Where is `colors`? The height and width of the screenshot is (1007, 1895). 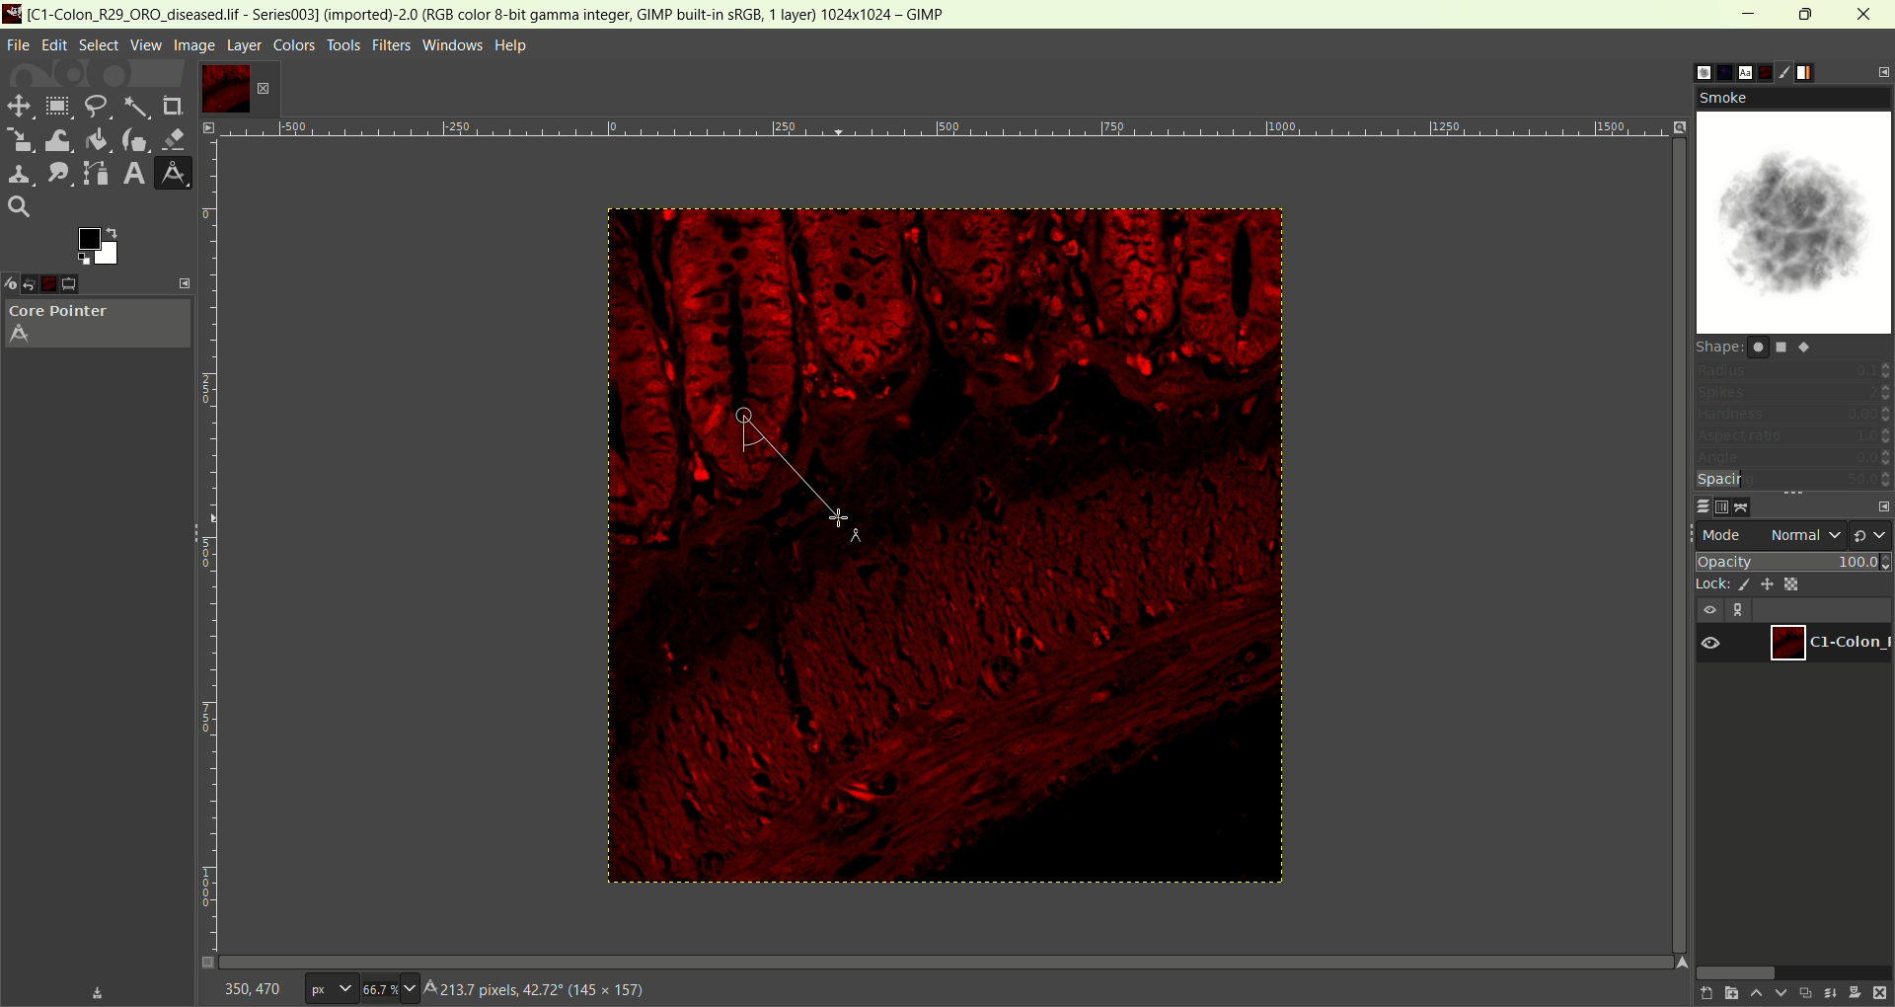 colors is located at coordinates (295, 45).